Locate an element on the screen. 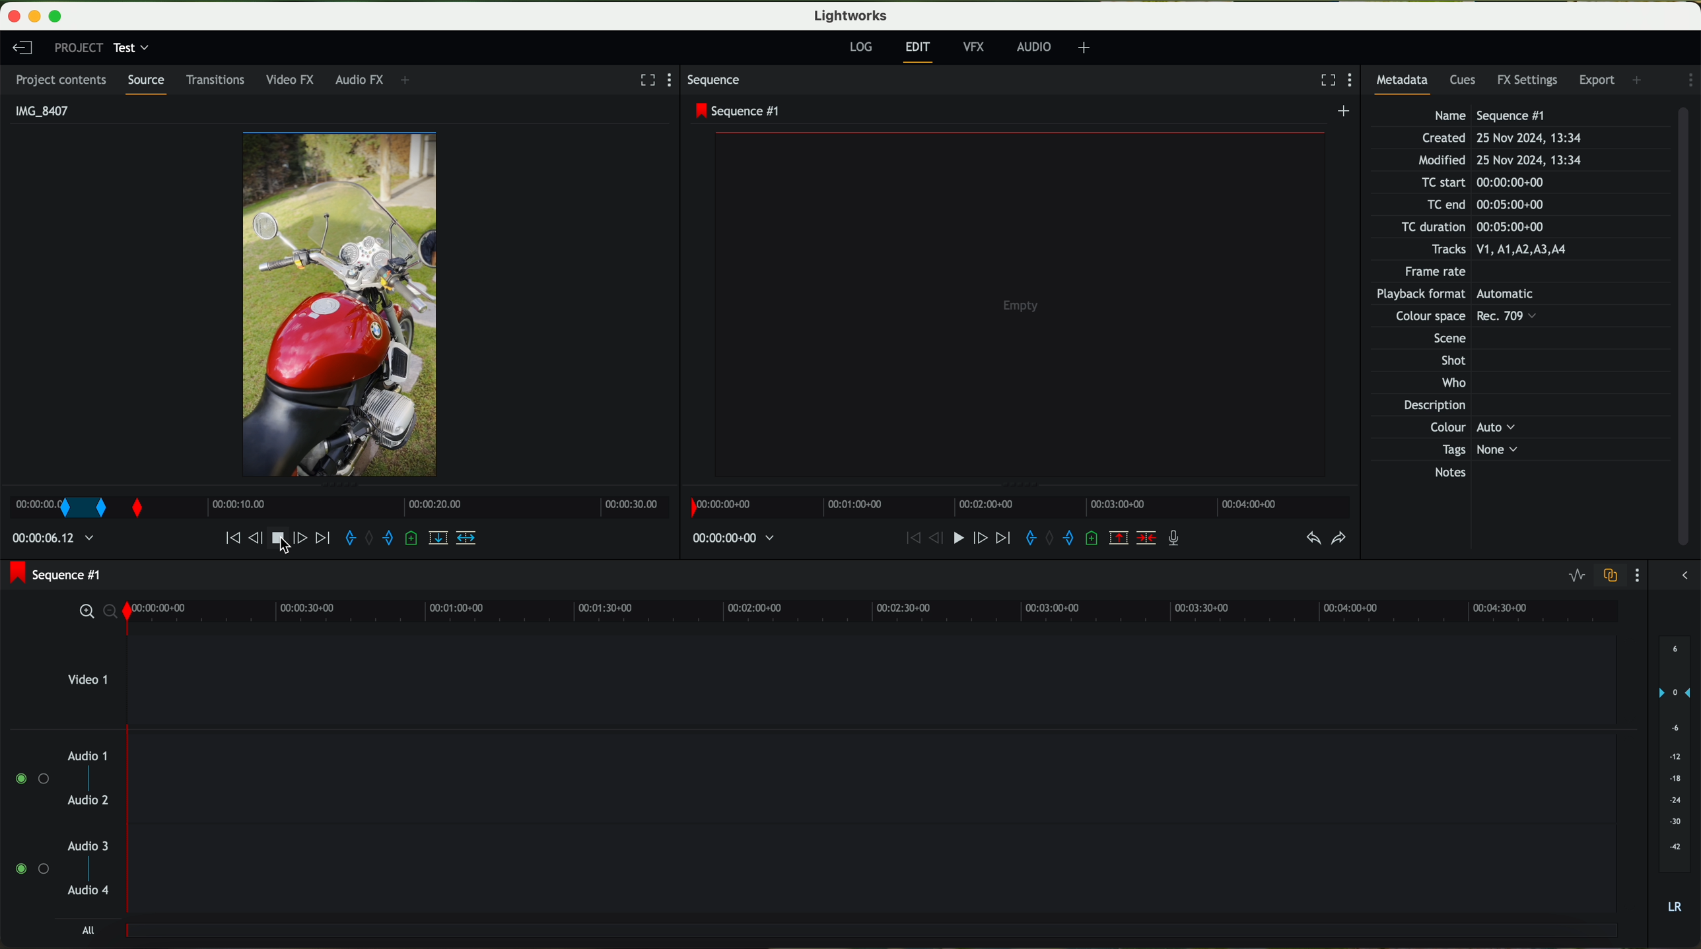 The image size is (1701, 949). nudge one frame back is located at coordinates (258, 537).